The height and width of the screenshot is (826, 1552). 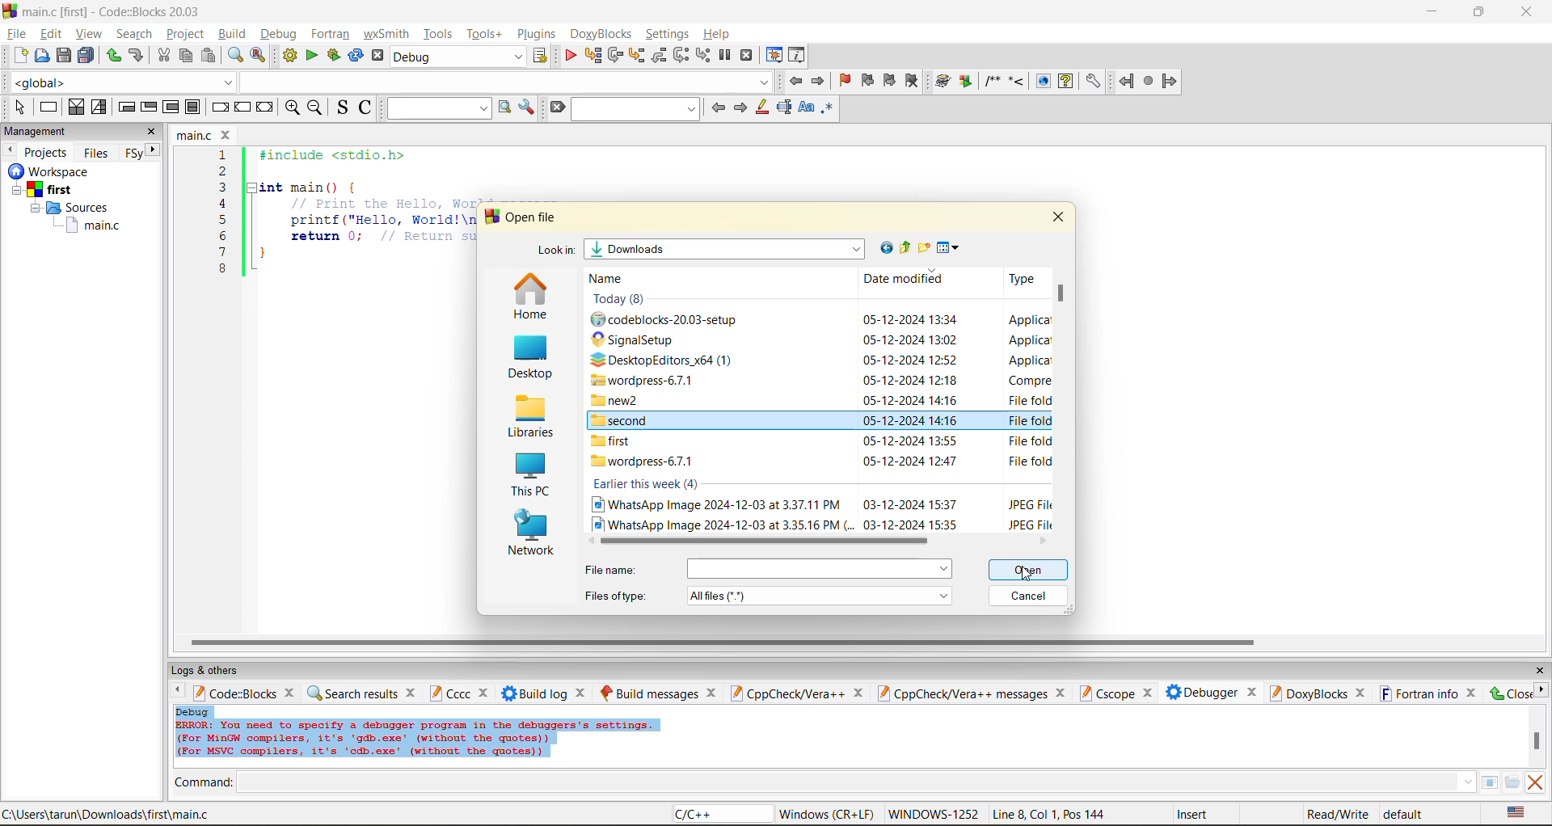 I want to click on open, so click(x=43, y=56).